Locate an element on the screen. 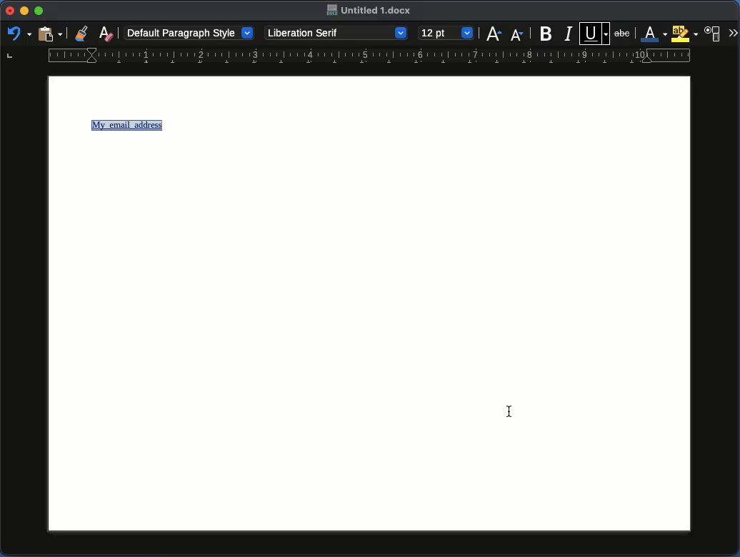 This screenshot has width=740, height=557. Size increase is located at coordinates (494, 34).